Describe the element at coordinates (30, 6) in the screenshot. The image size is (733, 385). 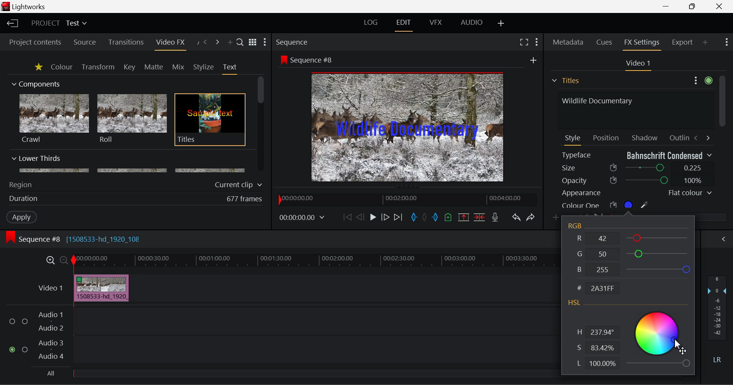
I see `Lightworks` at that location.